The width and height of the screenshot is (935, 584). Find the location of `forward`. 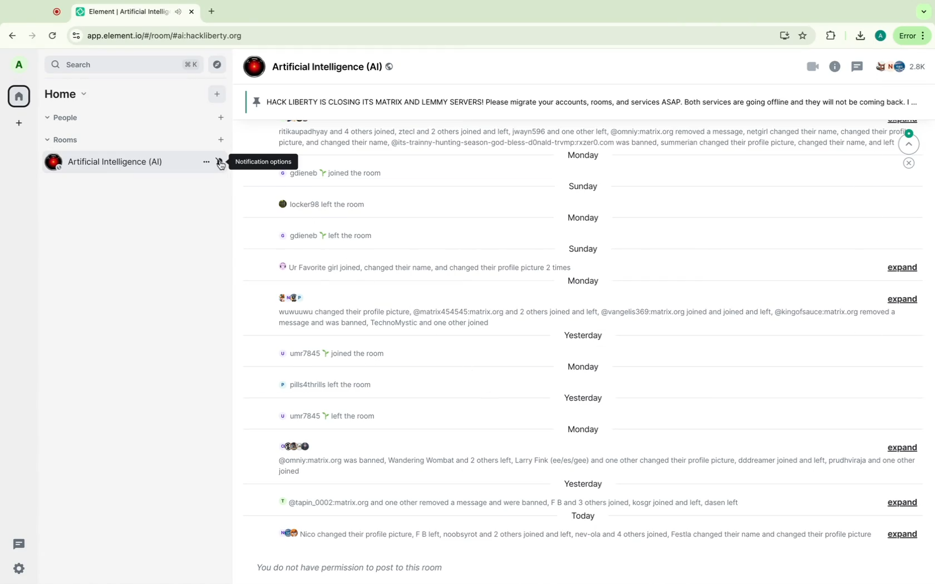

forward is located at coordinates (31, 35).